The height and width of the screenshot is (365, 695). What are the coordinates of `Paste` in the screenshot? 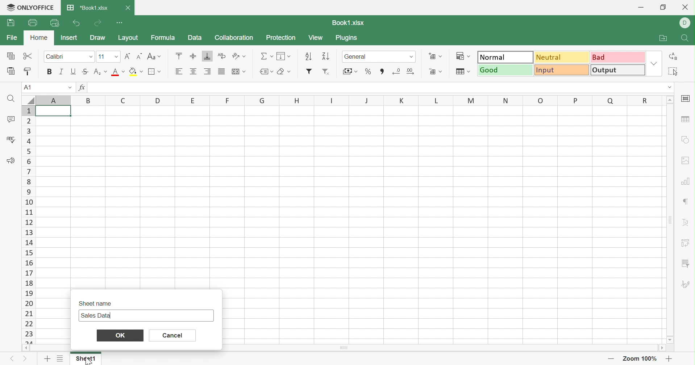 It's located at (11, 70).